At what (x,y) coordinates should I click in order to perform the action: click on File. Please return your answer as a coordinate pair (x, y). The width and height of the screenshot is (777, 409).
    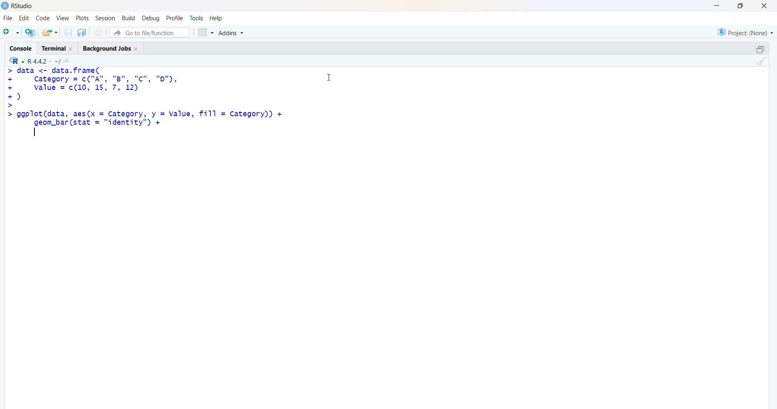
    Looking at the image, I should click on (8, 18).